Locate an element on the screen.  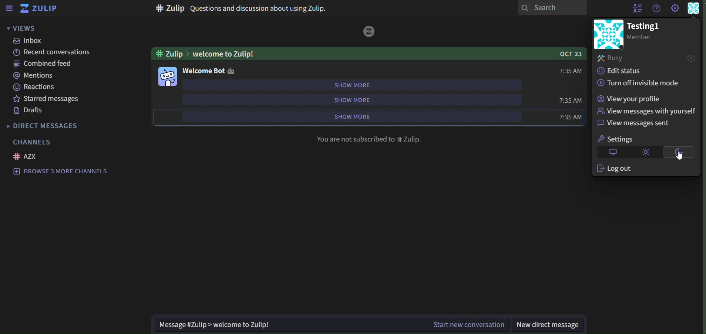
zulip is located at coordinates (40, 8).